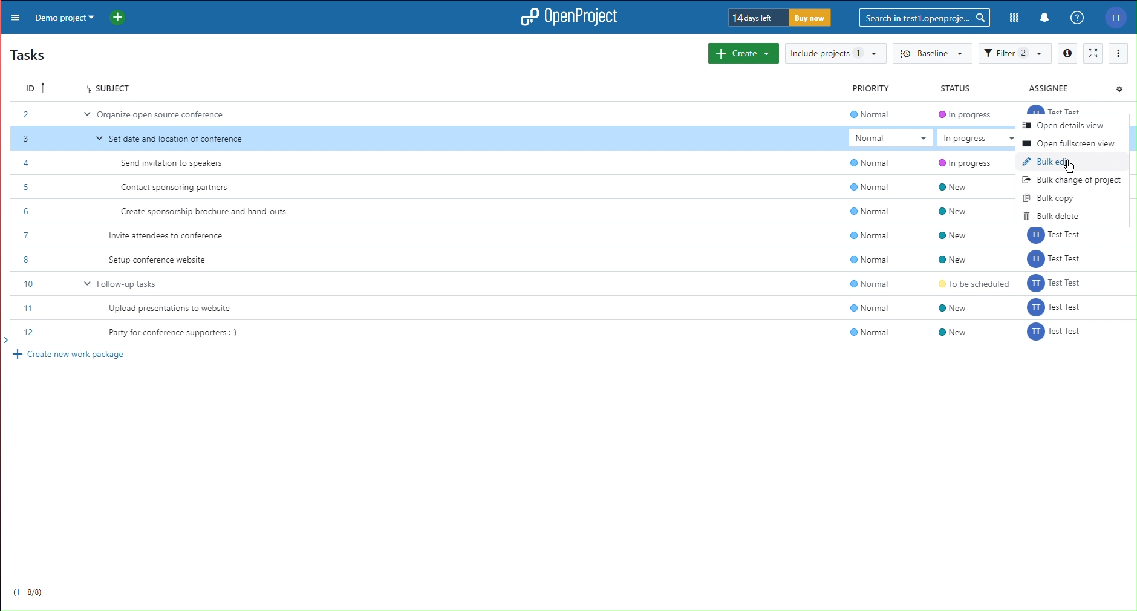  What do you see at coordinates (160, 116) in the screenshot?
I see `‘Organize open source conference` at bounding box center [160, 116].